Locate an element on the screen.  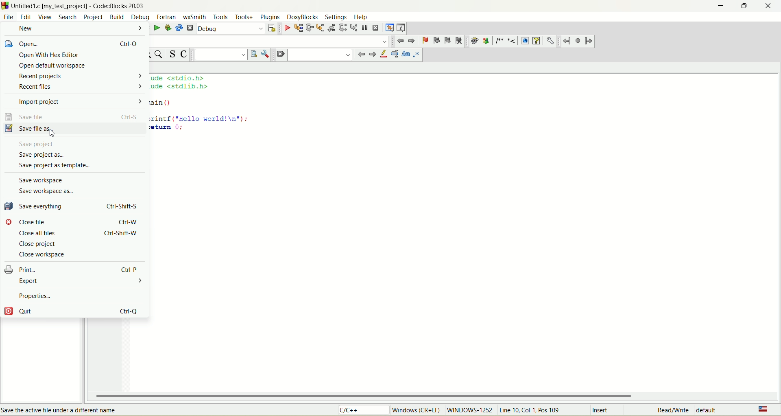
match case is located at coordinates (406, 54).